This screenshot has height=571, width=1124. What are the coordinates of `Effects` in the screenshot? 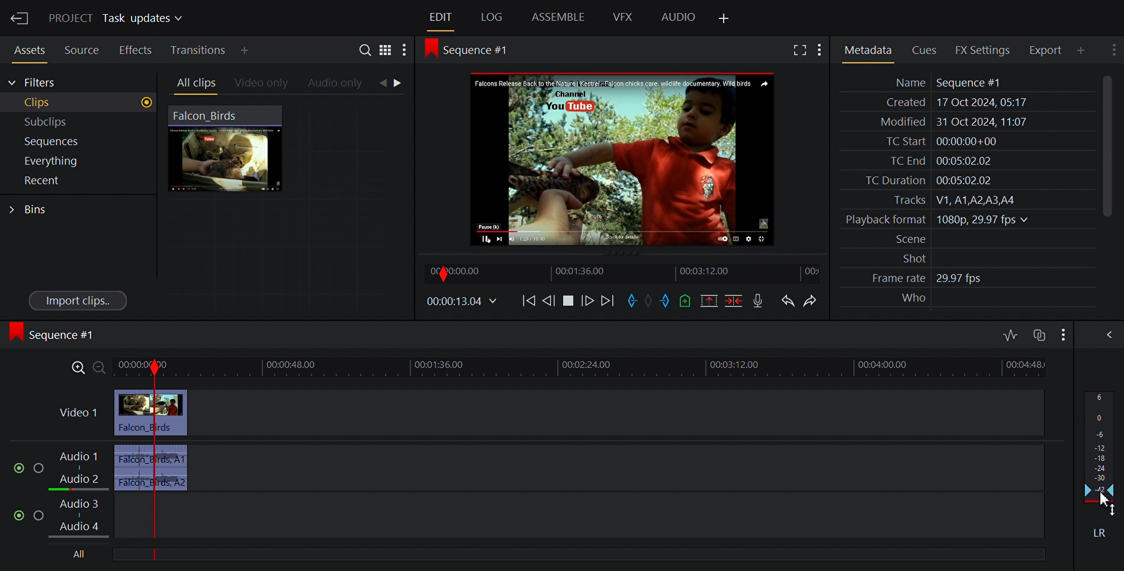 It's located at (135, 50).